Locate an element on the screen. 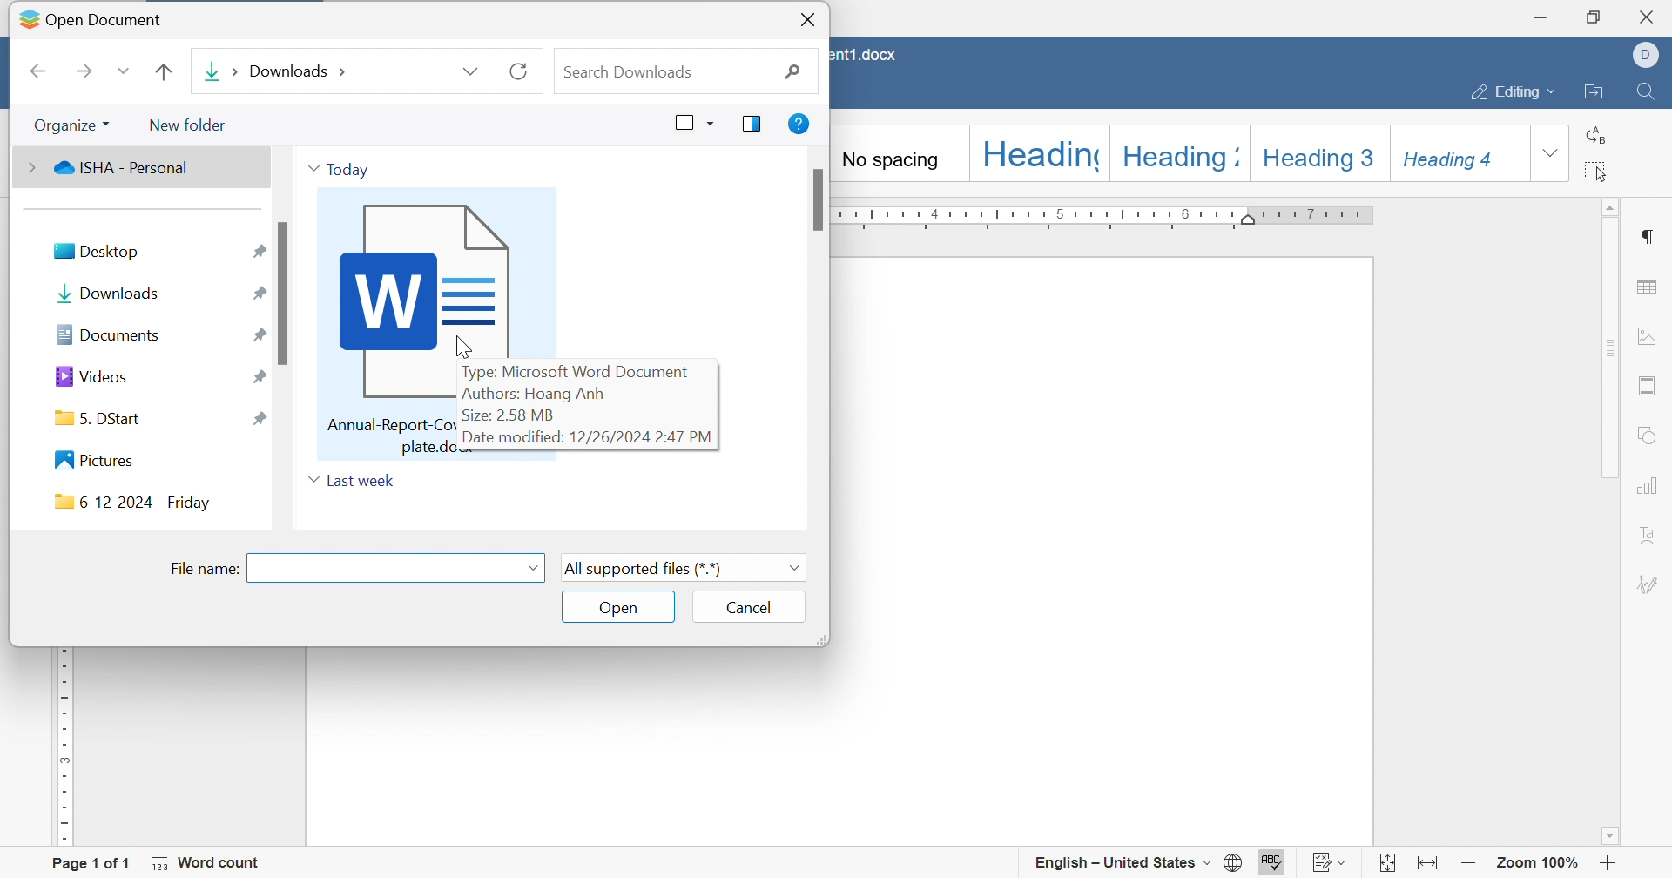 This screenshot has width=1672, height=878. select all is located at coordinates (1594, 172).